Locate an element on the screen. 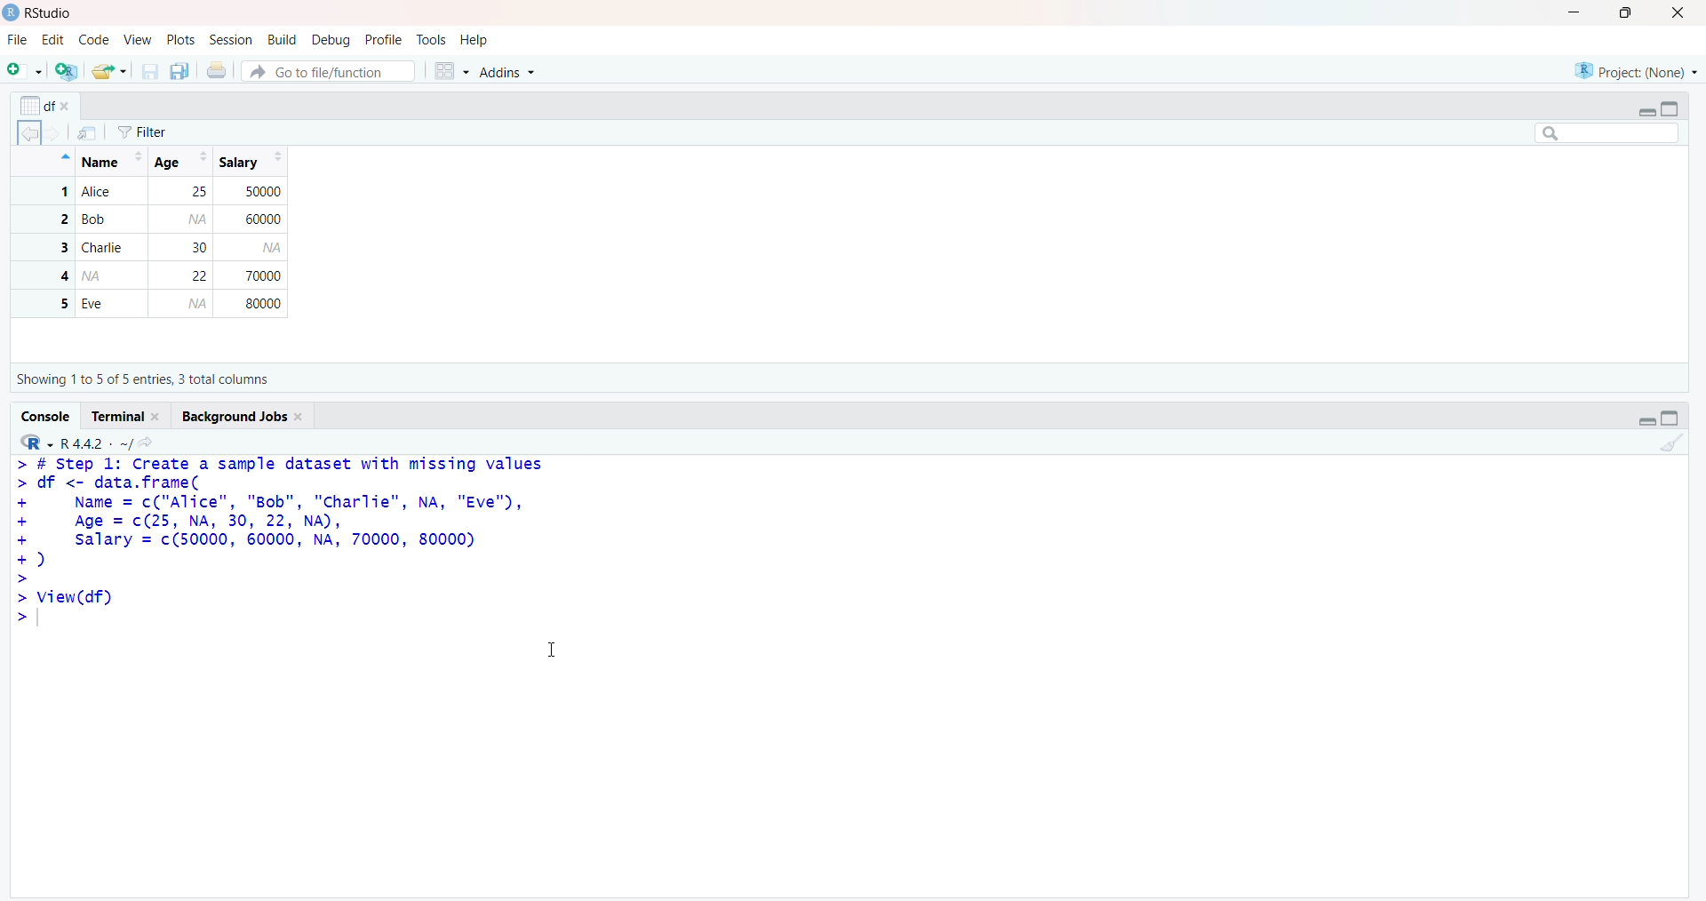  Posts is located at coordinates (180, 38).